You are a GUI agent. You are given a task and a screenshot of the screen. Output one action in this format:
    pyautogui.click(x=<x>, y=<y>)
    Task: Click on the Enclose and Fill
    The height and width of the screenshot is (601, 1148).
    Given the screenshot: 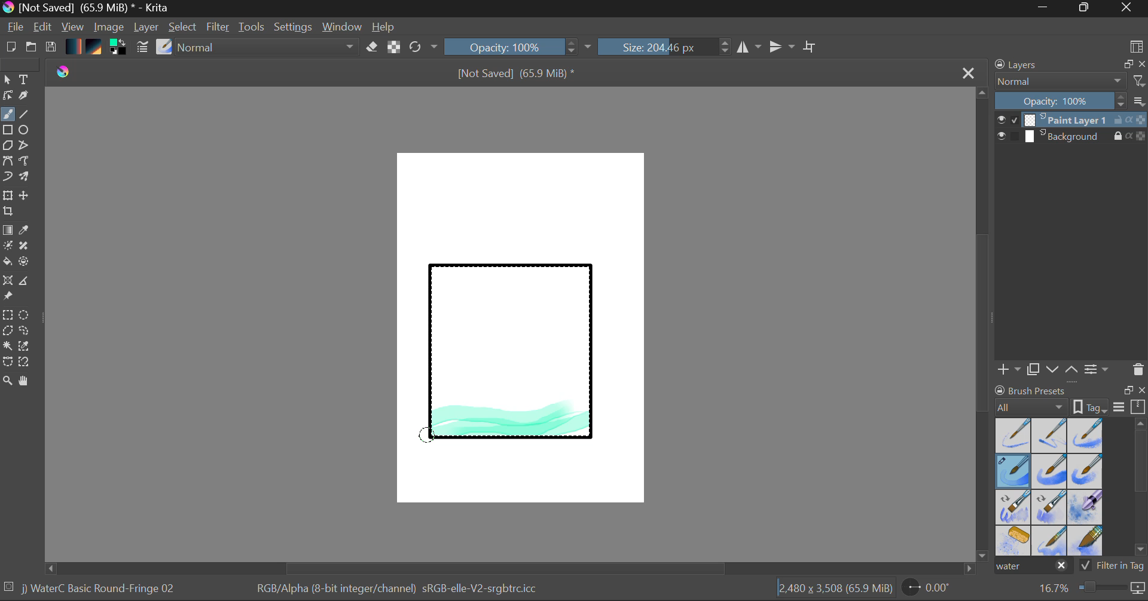 What is the action you would take?
    pyautogui.click(x=26, y=263)
    